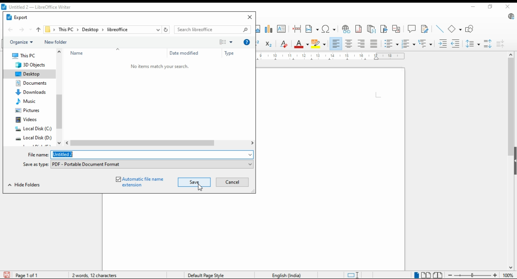 This screenshot has height=279, width=517. Describe the element at coordinates (282, 29) in the screenshot. I see `insert text box` at that location.